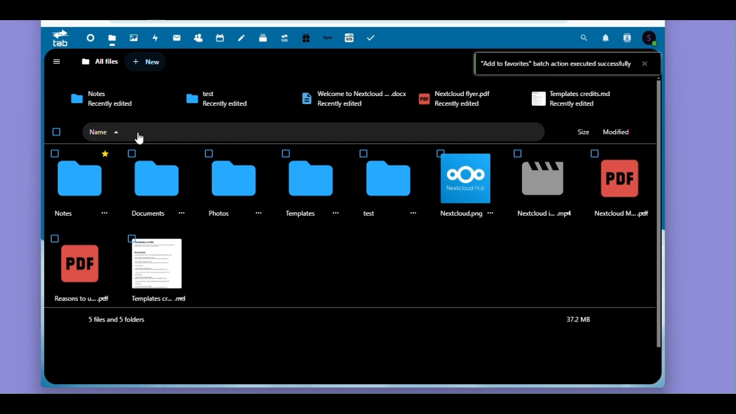  I want to click on Check Box, so click(595, 153).